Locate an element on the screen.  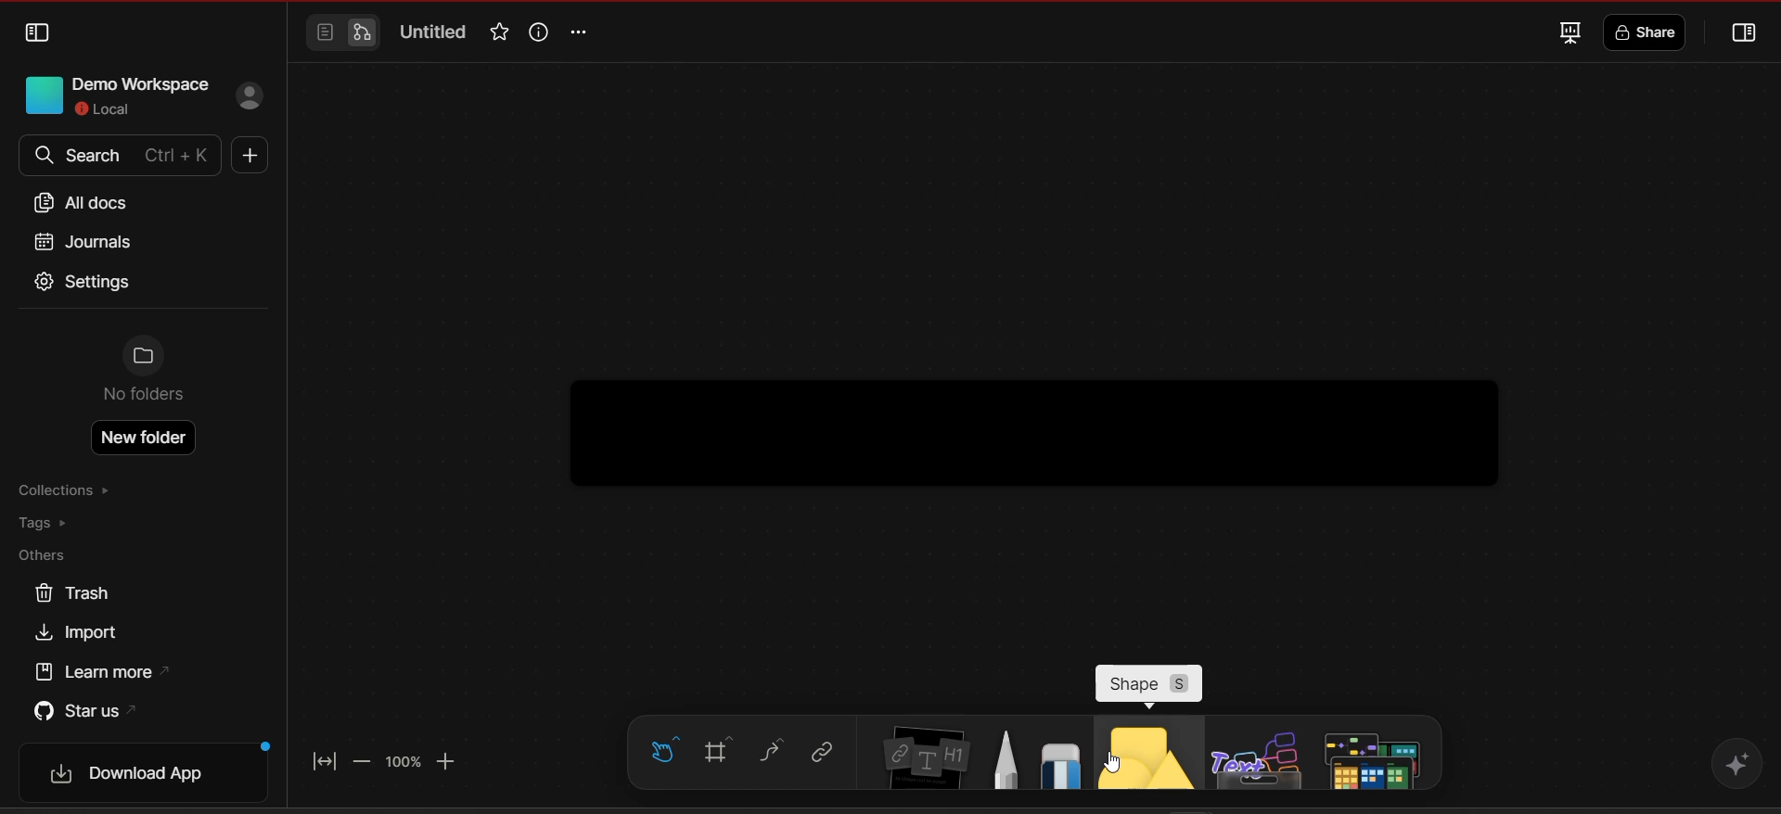
title of the document is located at coordinates (434, 33).